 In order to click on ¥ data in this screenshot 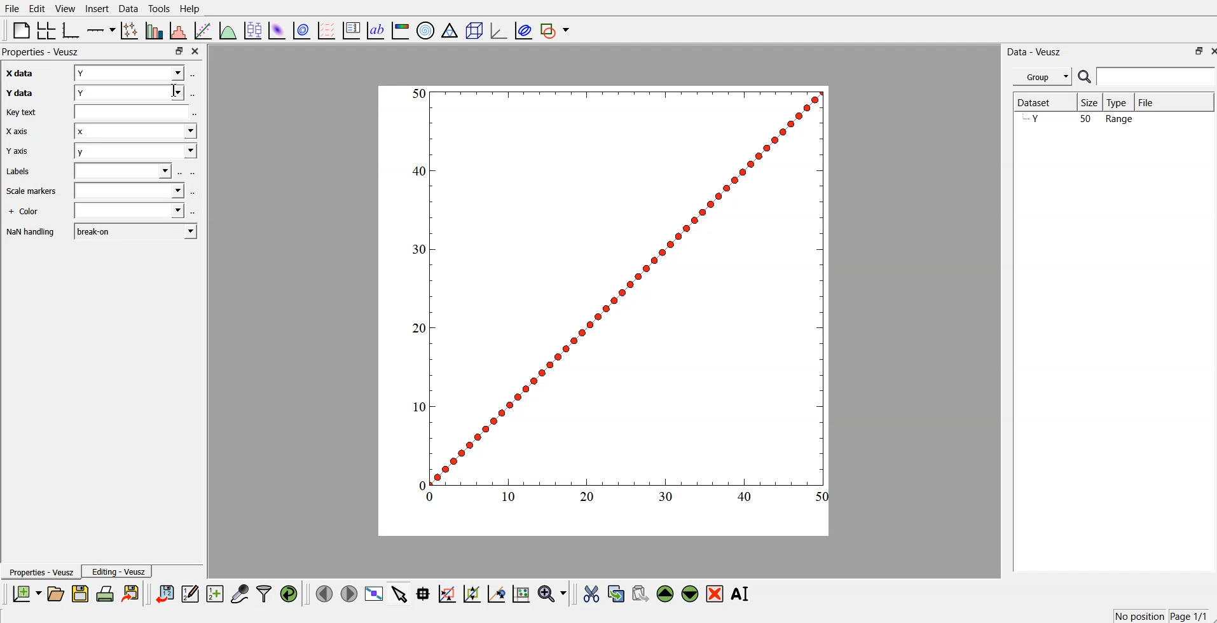, I will do `click(28, 93)`.